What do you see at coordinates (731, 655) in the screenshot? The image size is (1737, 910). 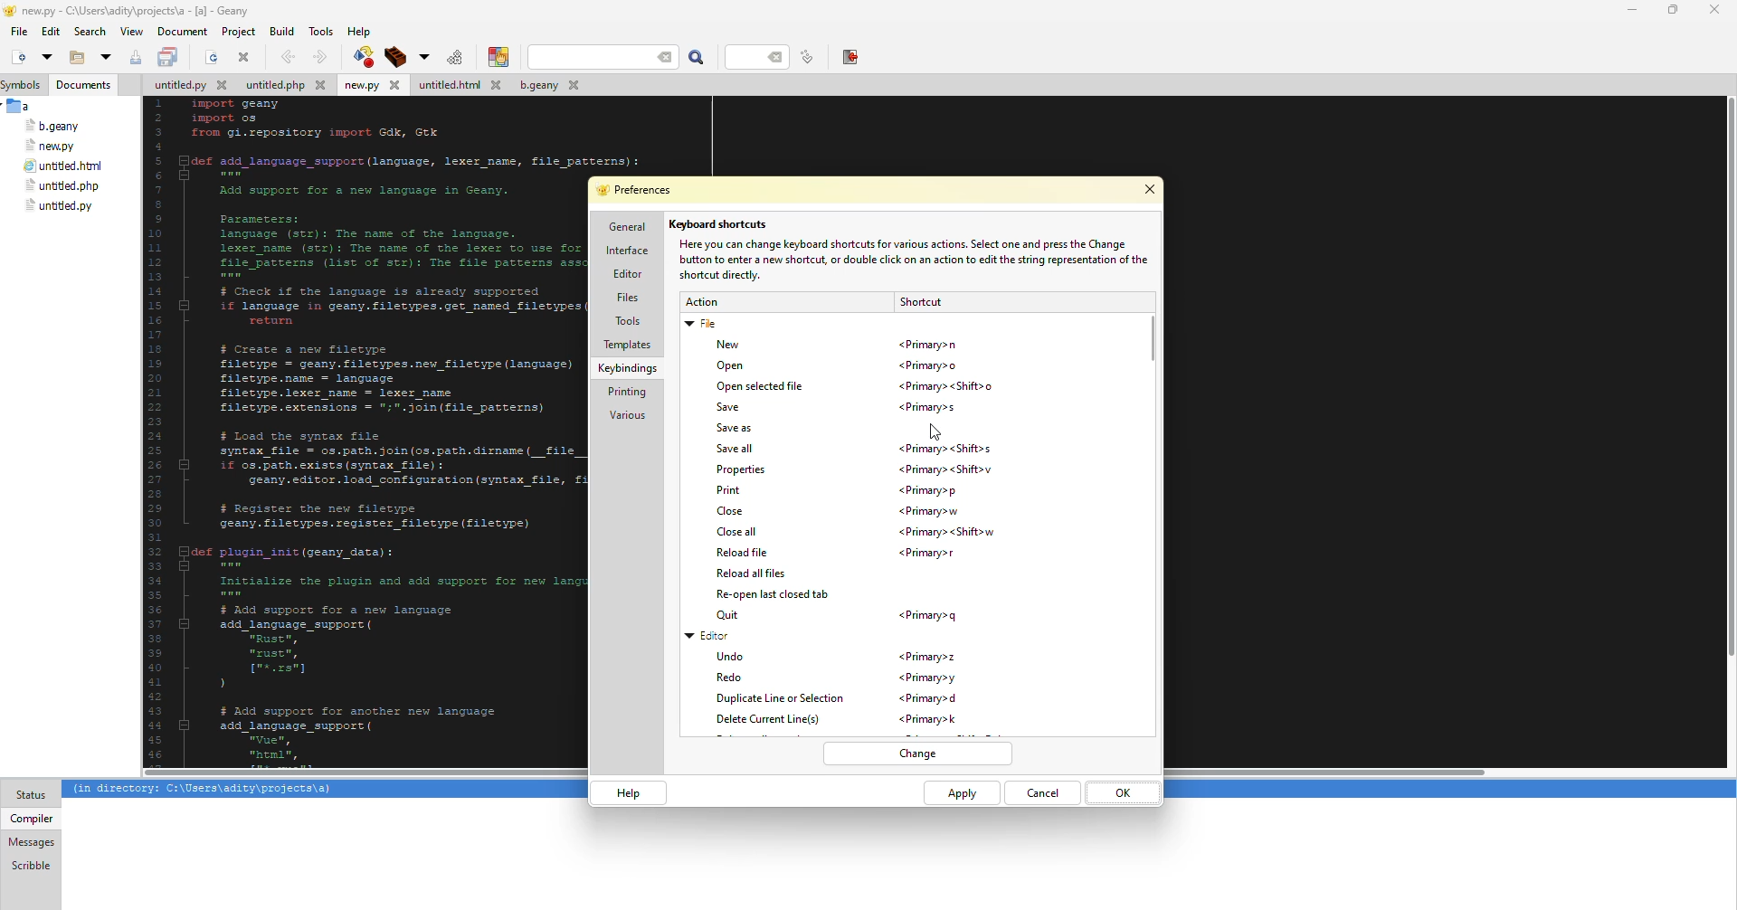 I see `undo` at bounding box center [731, 655].